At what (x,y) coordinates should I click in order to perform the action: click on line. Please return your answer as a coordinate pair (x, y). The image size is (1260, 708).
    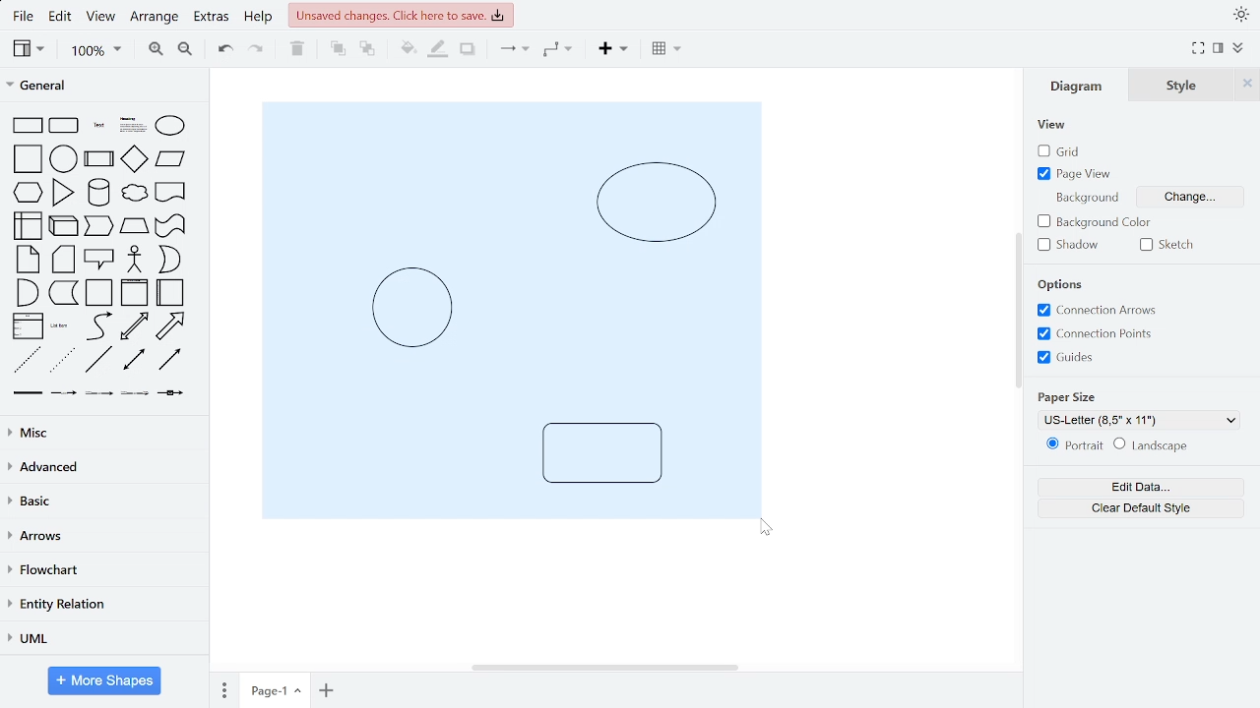
    Looking at the image, I should click on (99, 360).